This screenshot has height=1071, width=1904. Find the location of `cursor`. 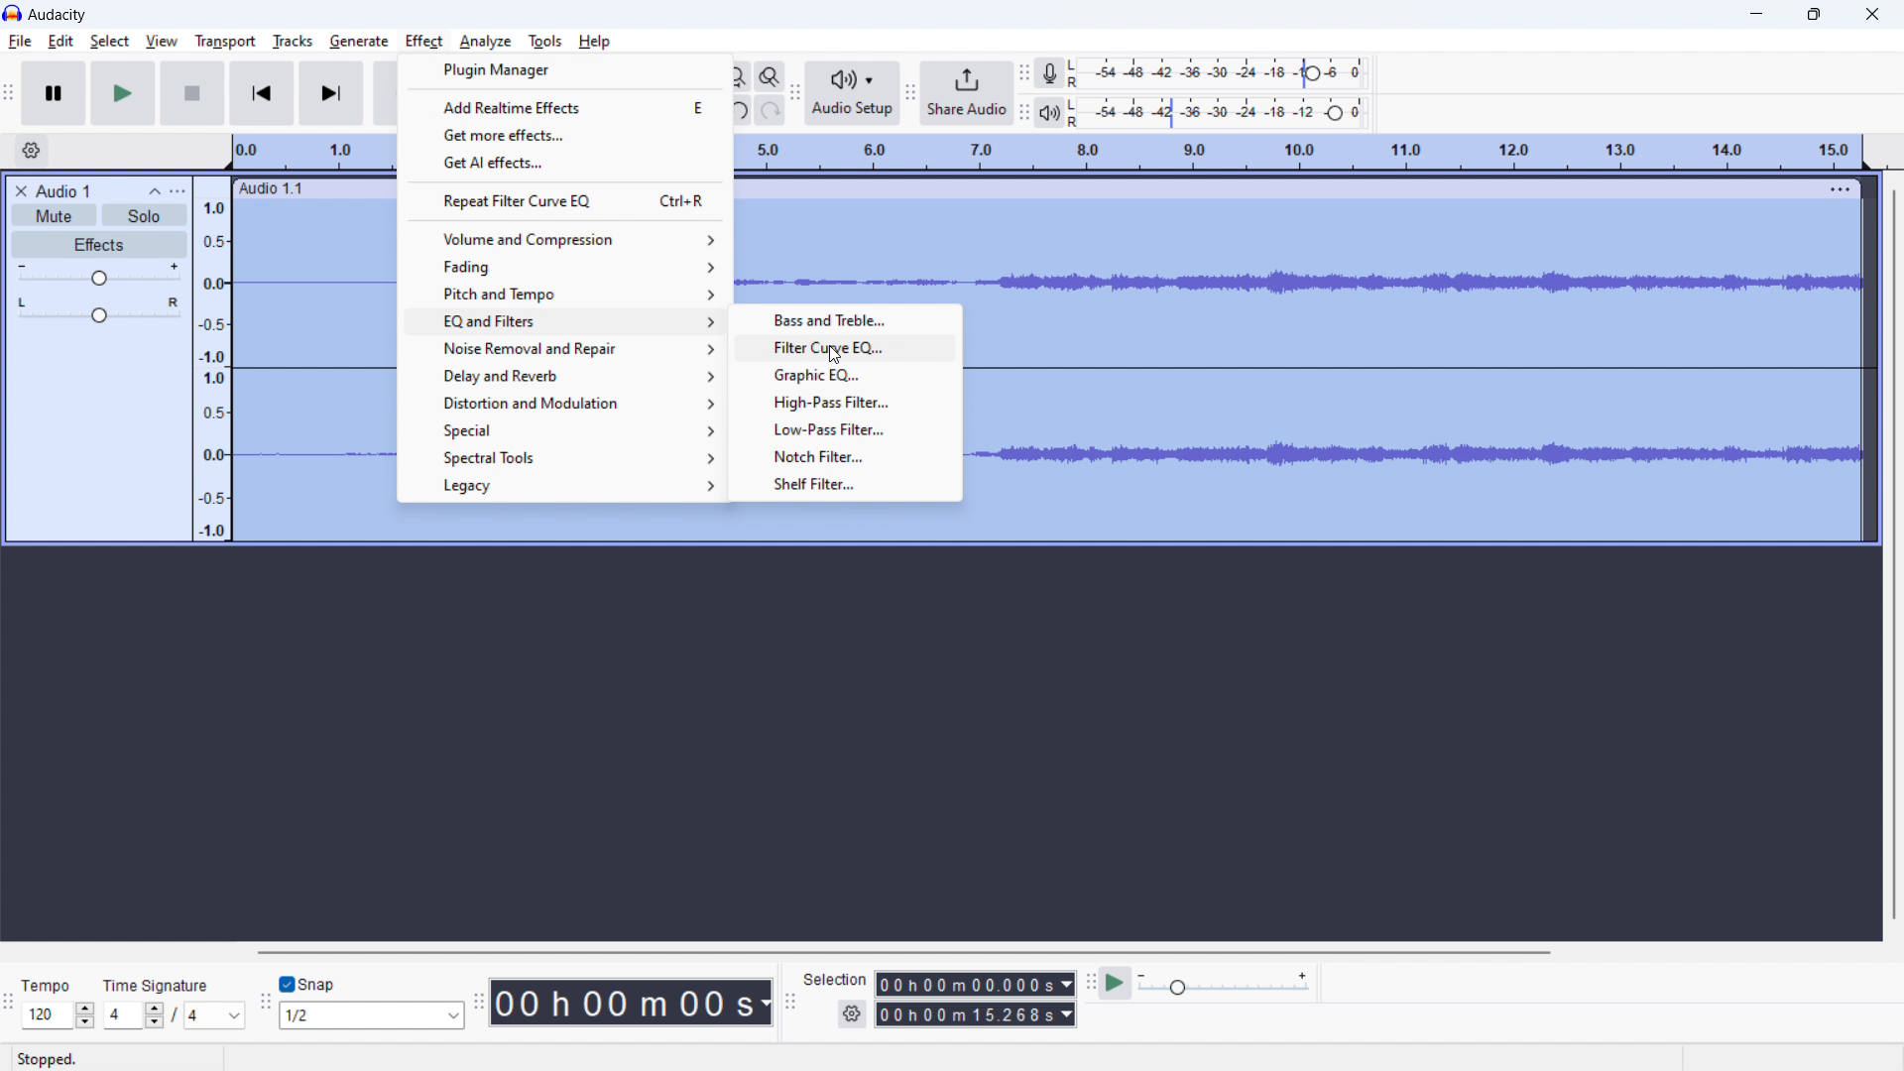

cursor is located at coordinates (835, 358).